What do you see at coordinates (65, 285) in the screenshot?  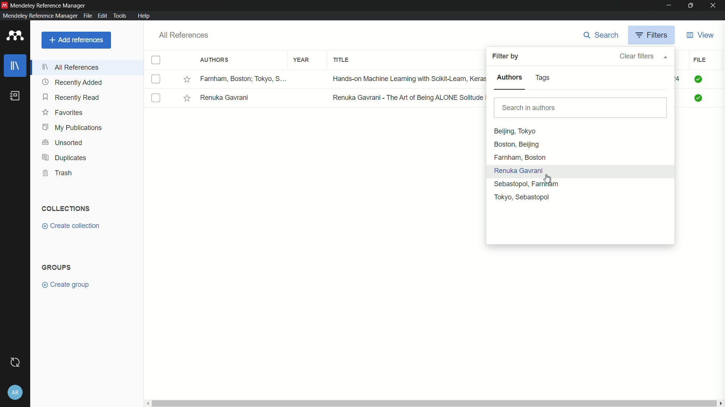 I see `create group` at bounding box center [65, 285].